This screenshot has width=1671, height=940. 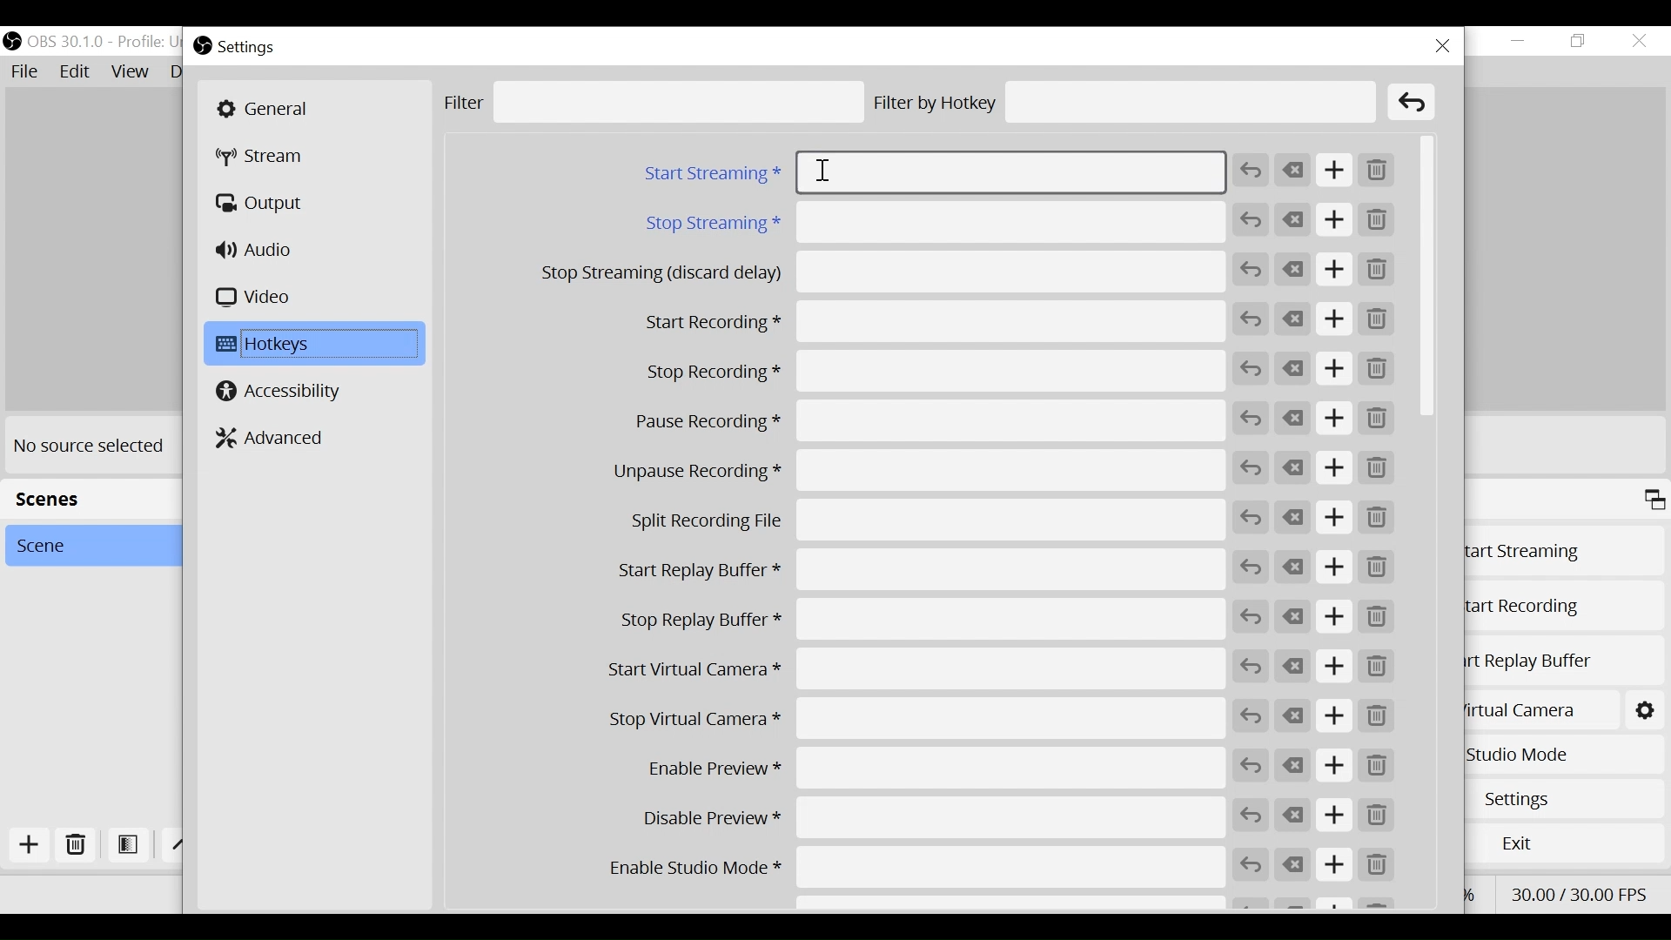 I want to click on Start Virtual Camera Settings, so click(x=1648, y=710).